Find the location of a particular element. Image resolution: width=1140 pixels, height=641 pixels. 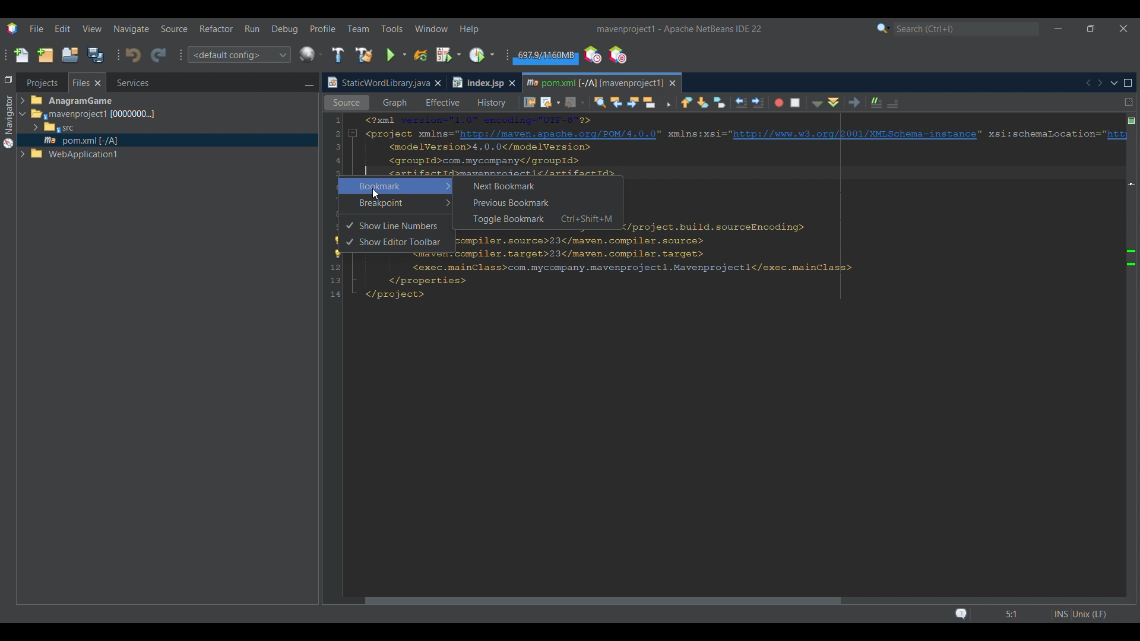

Projects tab is located at coordinates (42, 82).